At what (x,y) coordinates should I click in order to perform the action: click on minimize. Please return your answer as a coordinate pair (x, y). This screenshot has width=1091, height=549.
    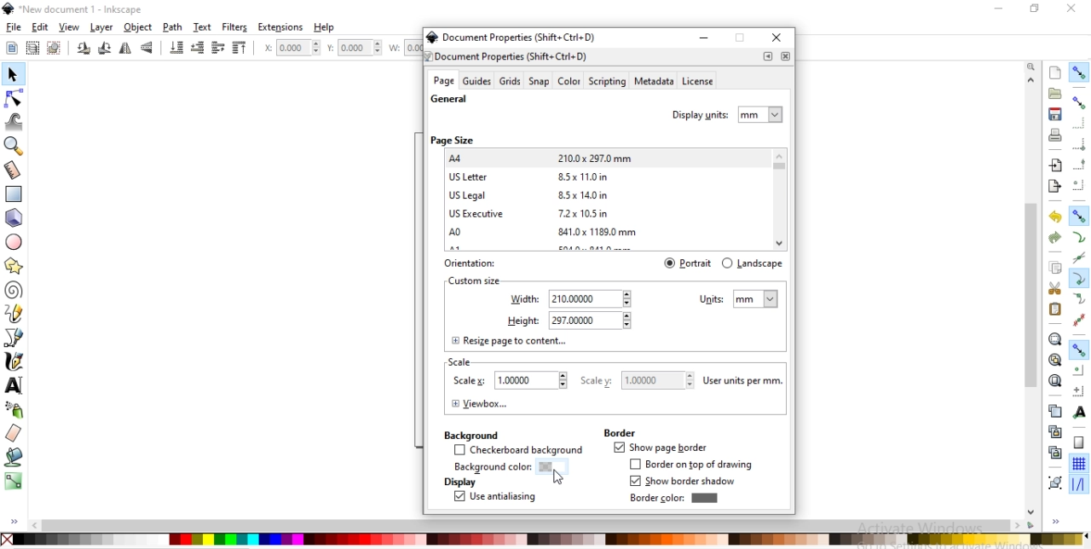
    Looking at the image, I should click on (704, 38).